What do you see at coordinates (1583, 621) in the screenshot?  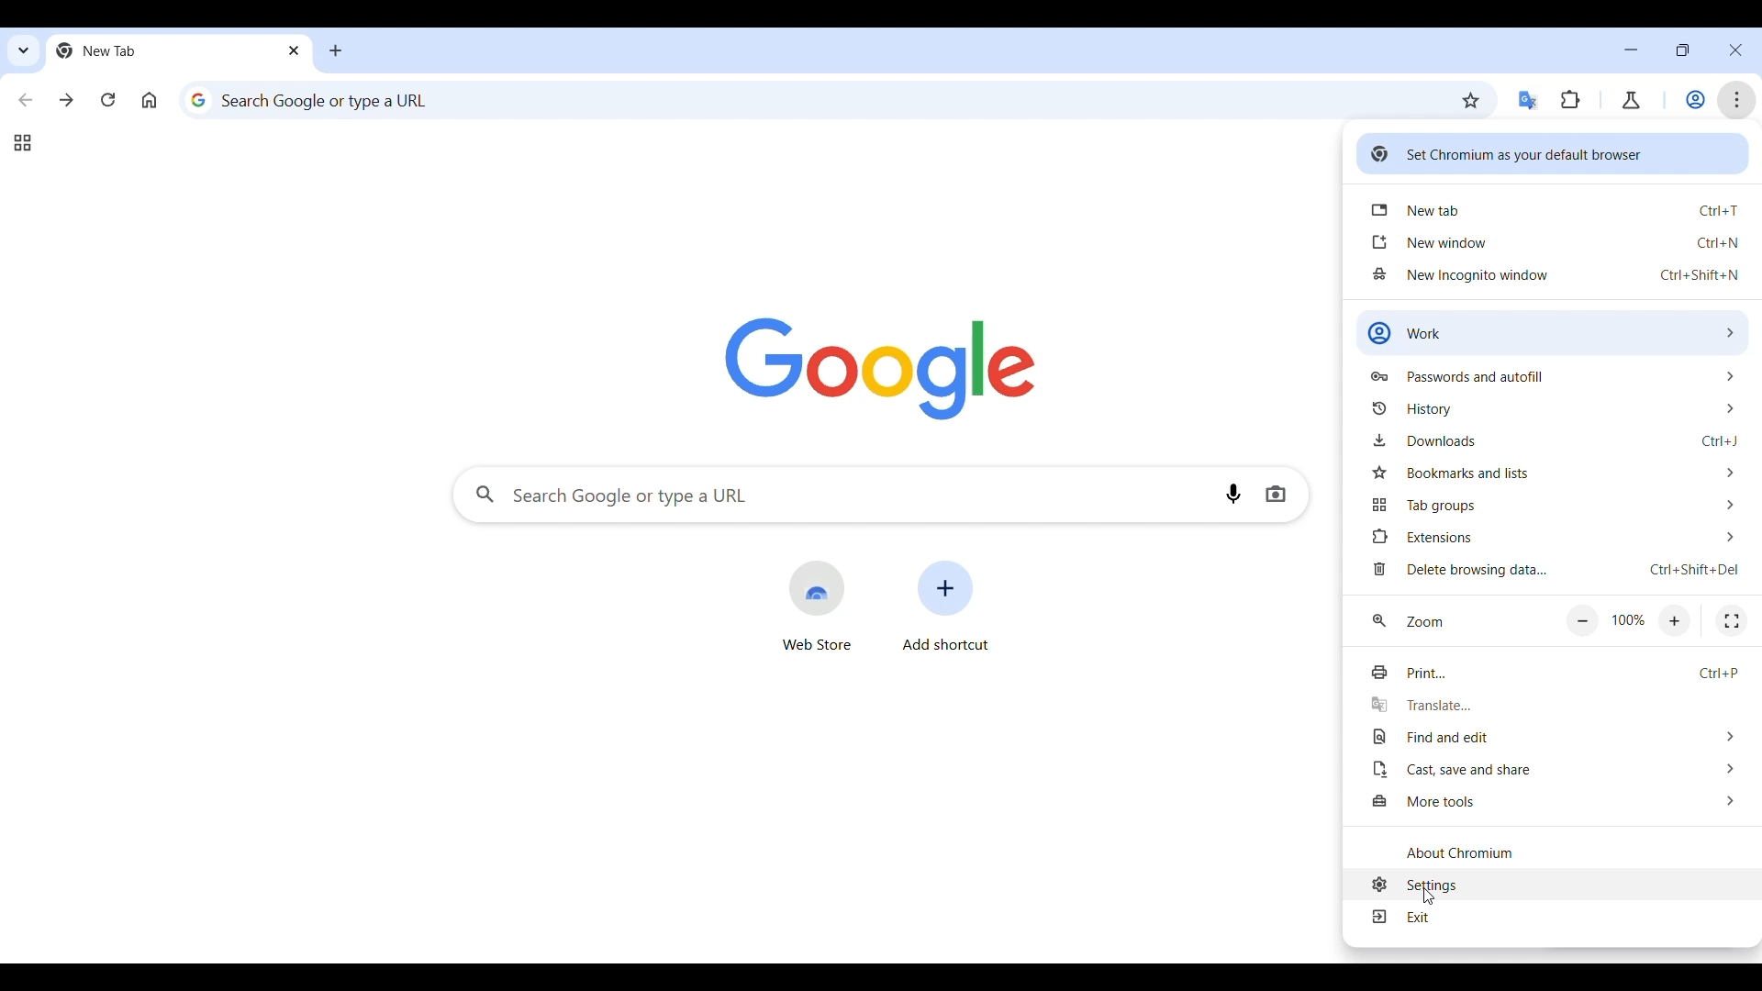 I see `Zoom out` at bounding box center [1583, 621].